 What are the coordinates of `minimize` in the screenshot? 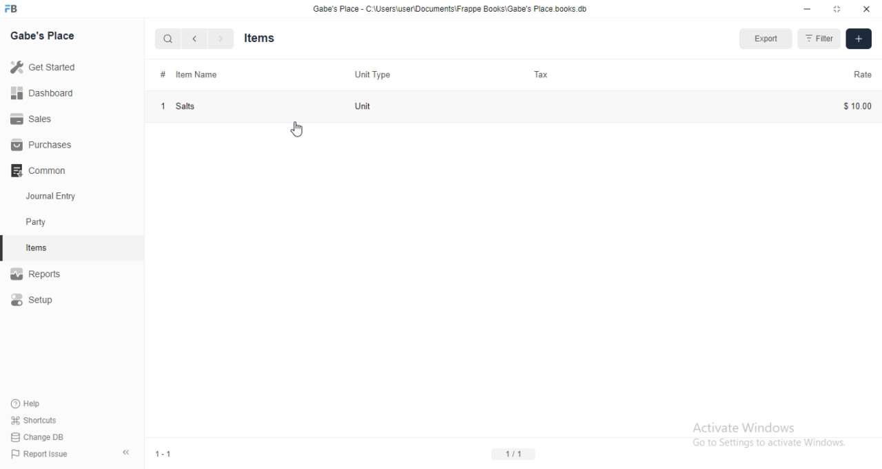 It's located at (807, 10).